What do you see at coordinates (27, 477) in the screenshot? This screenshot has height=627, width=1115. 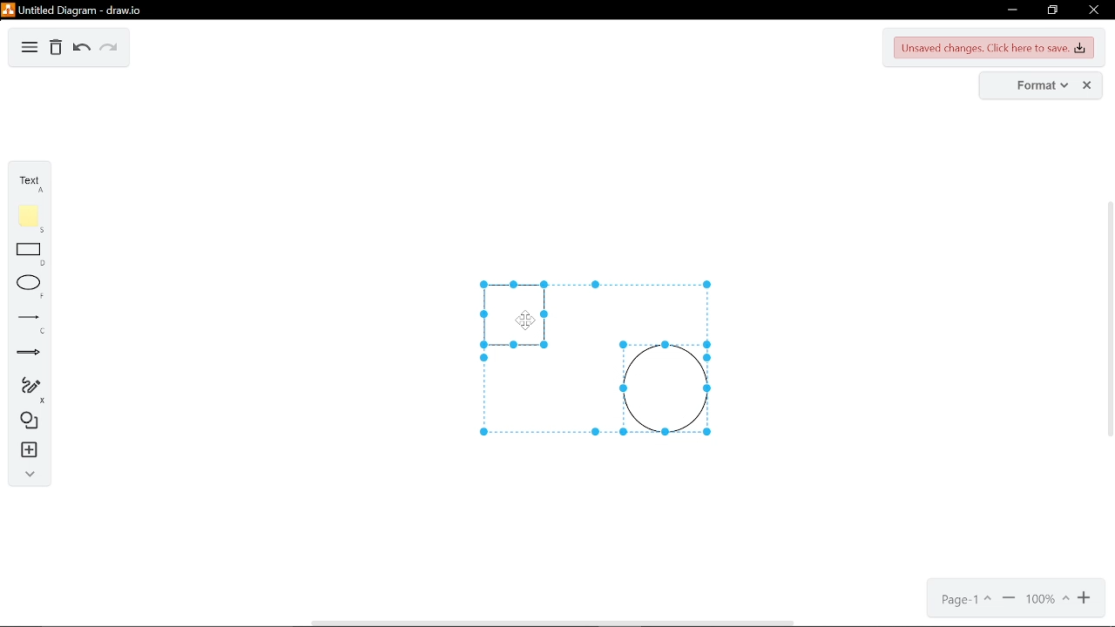 I see `collapse` at bounding box center [27, 477].